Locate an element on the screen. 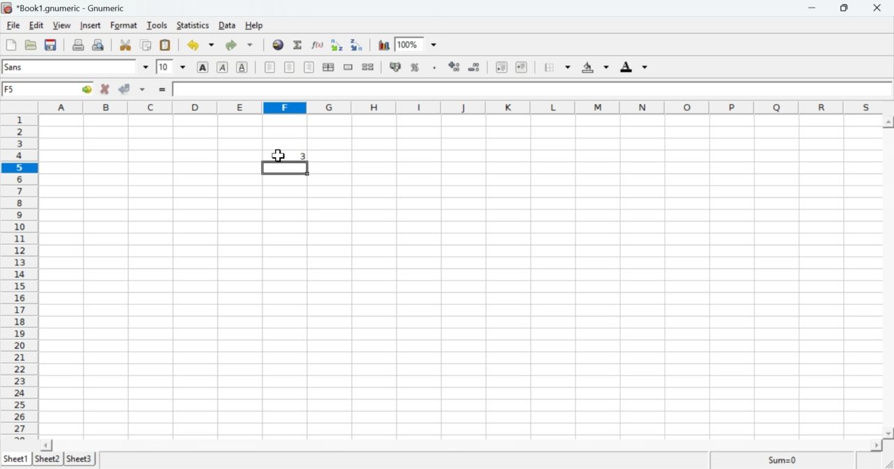  Undo is located at coordinates (195, 45).